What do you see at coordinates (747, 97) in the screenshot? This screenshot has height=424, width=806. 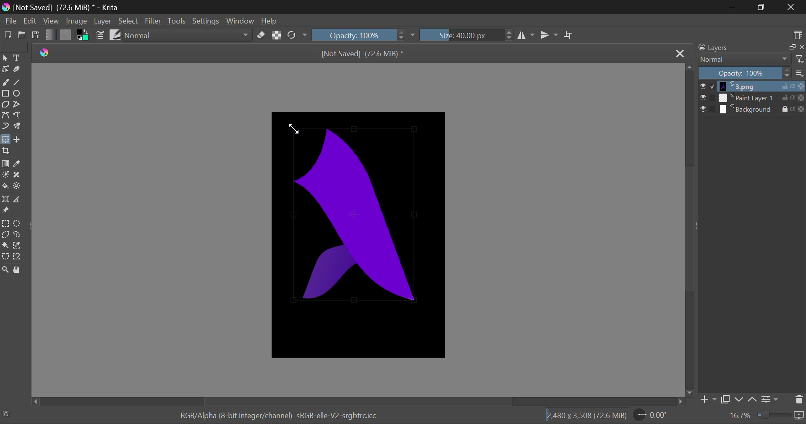 I see `layer 2` at bounding box center [747, 97].